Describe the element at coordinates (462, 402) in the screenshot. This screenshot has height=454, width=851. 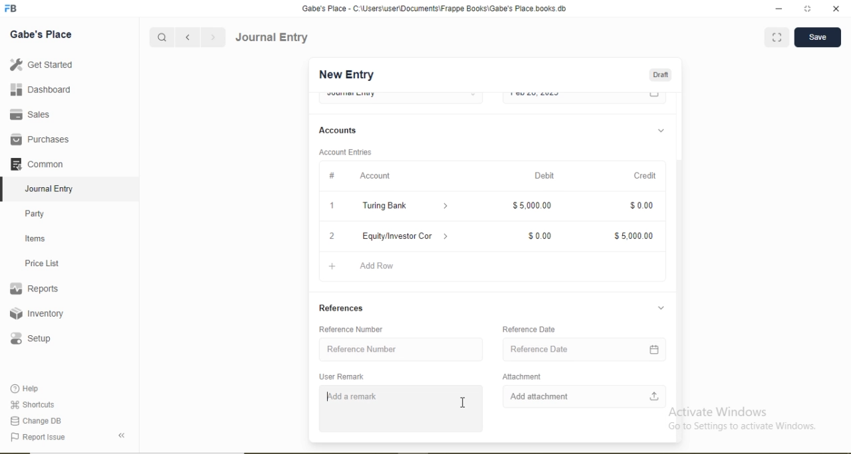
I see `Cursor` at that location.